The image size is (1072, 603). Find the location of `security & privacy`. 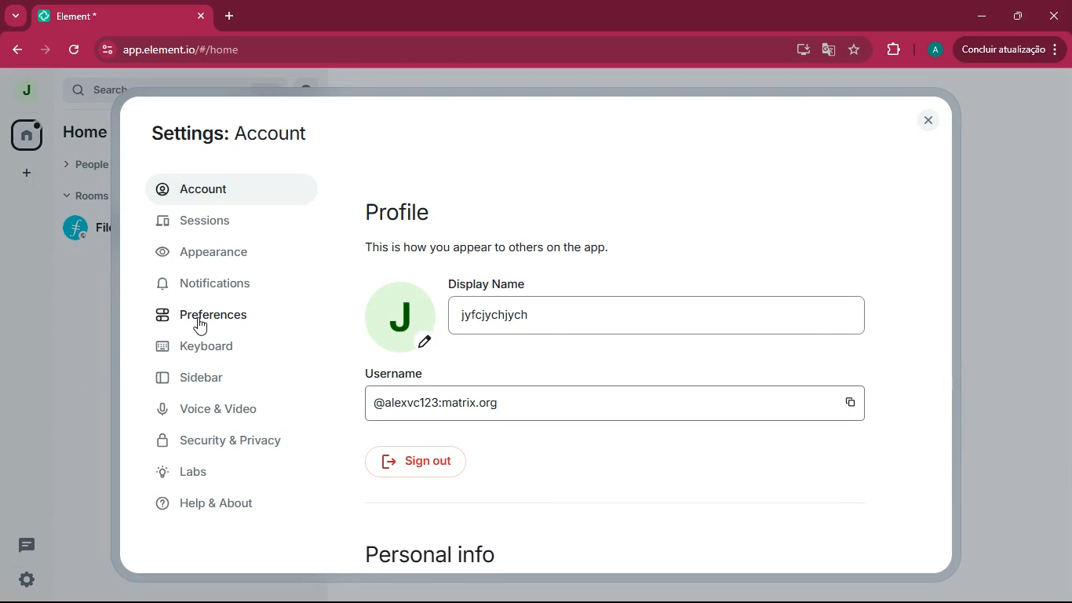

security & privacy is located at coordinates (222, 441).